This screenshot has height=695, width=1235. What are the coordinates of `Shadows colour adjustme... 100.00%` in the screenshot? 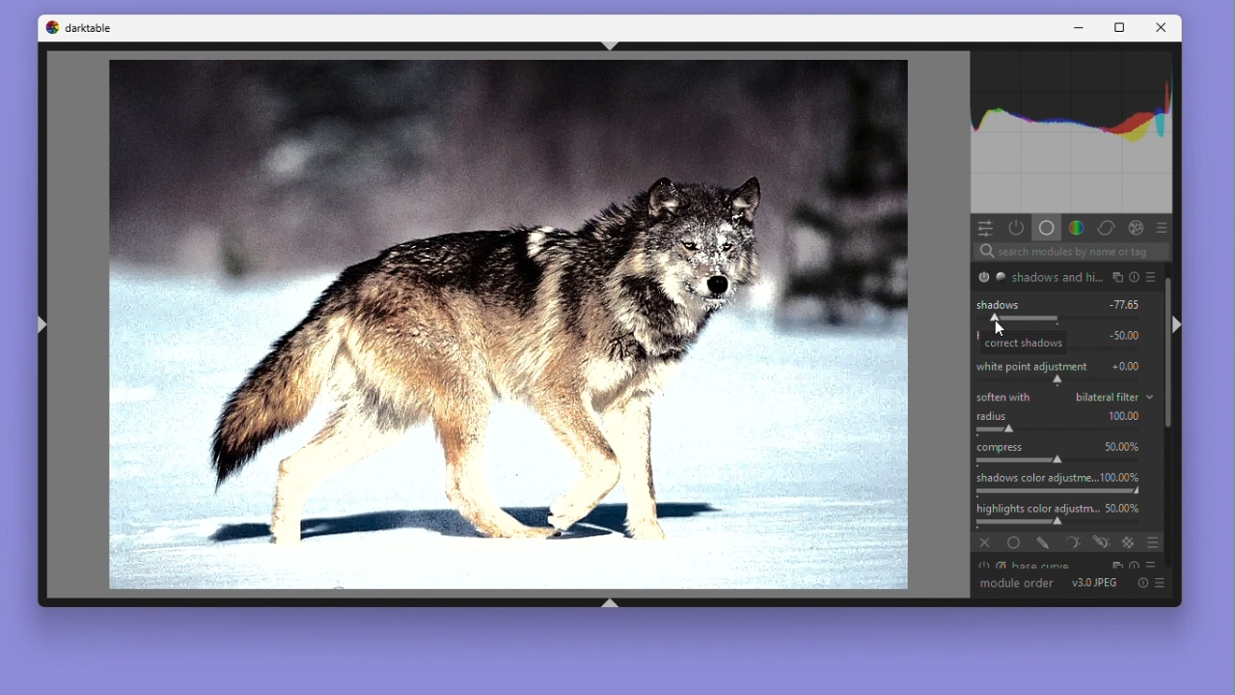 It's located at (1059, 478).